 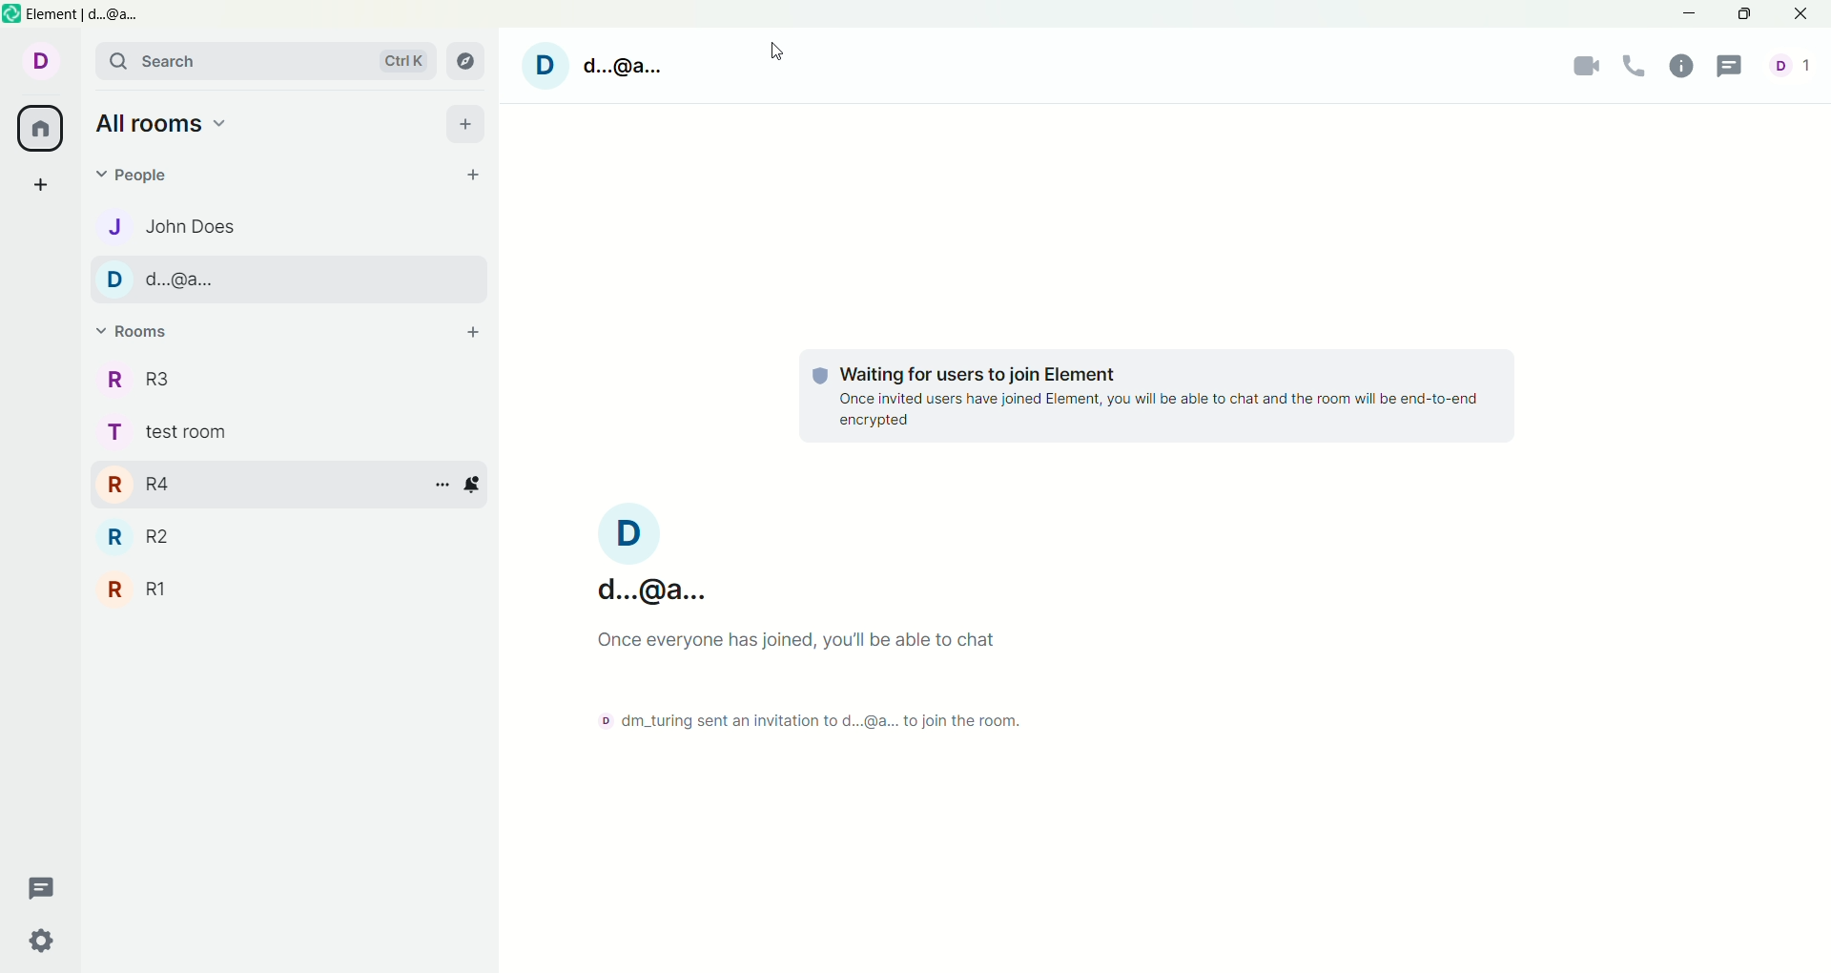 I want to click on rooms, so click(x=133, y=332).